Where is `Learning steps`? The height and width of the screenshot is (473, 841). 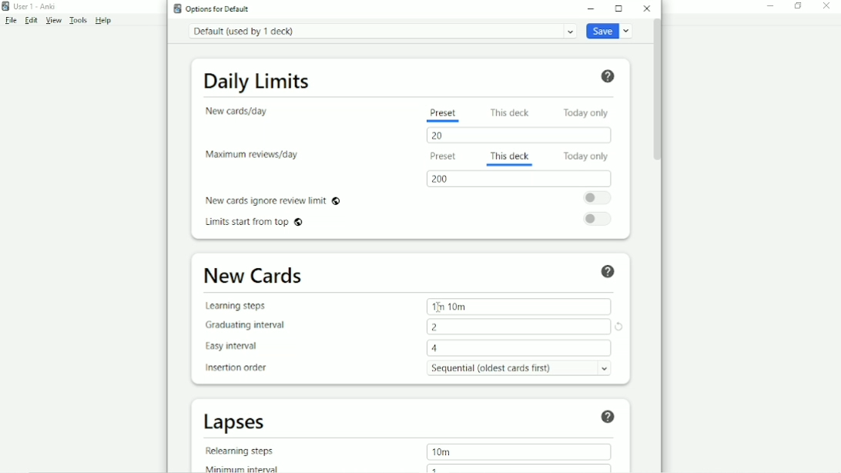
Learning steps is located at coordinates (237, 307).